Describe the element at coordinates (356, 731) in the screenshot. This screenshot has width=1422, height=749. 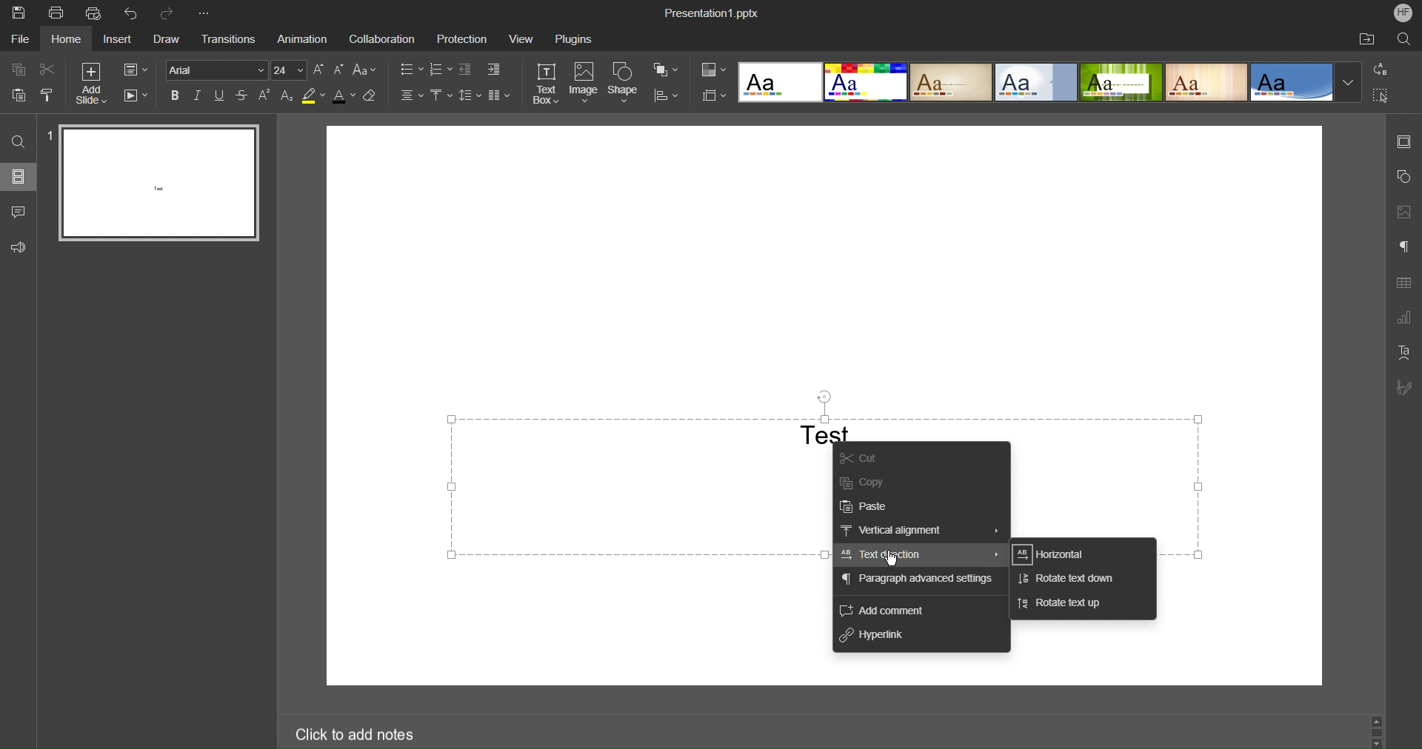
I see `Click to add notes` at that location.